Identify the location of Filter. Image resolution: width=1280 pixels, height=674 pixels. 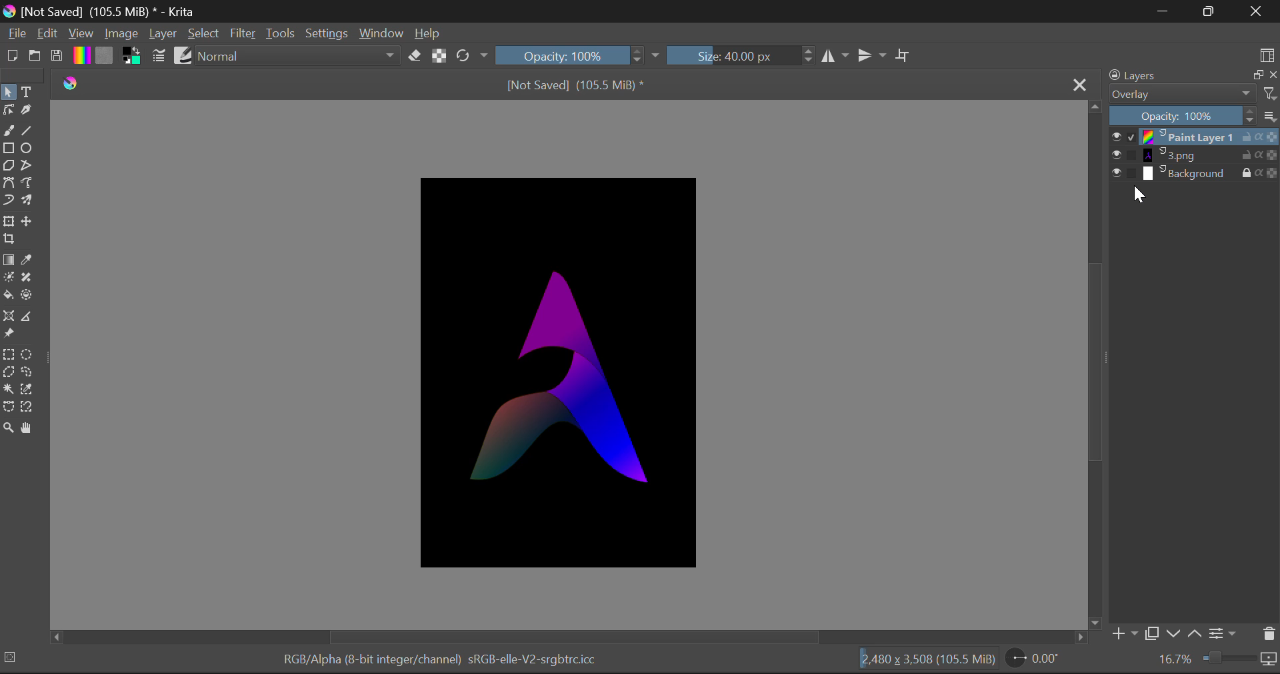
(245, 33).